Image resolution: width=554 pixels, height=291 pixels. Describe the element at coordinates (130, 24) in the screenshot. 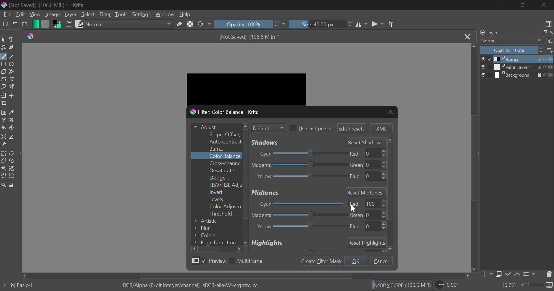

I see `Blending Mode` at that location.